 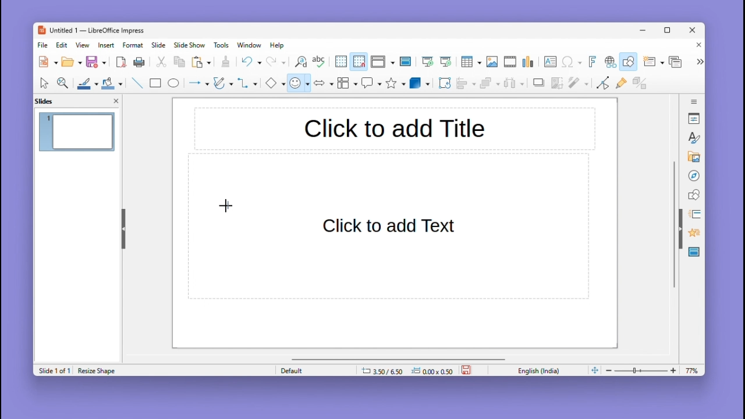 I want to click on Font work, so click(x=591, y=62).